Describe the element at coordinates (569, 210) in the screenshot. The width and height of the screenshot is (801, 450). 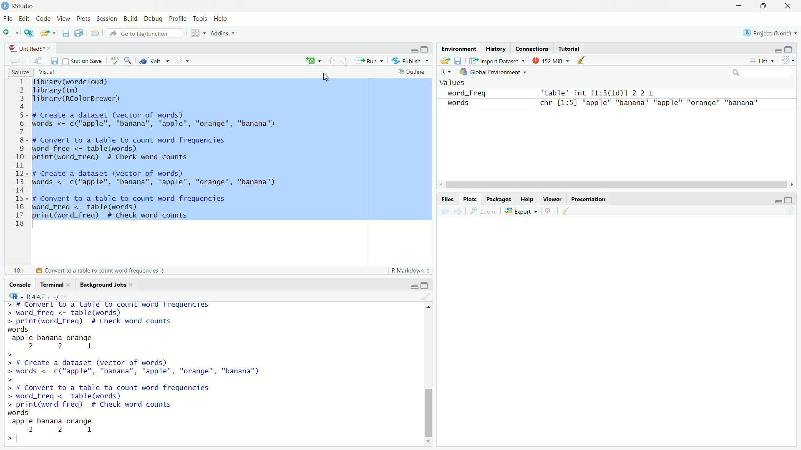
I see `Clear Console` at that location.